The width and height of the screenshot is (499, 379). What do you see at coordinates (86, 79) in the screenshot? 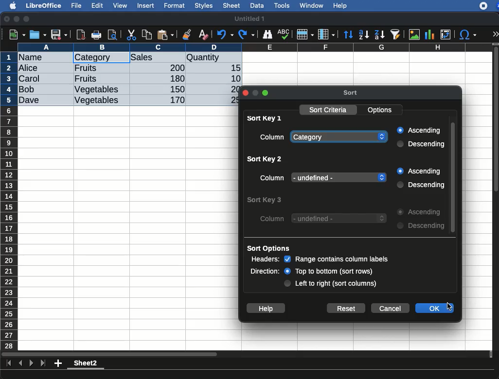
I see `Fruits` at bounding box center [86, 79].